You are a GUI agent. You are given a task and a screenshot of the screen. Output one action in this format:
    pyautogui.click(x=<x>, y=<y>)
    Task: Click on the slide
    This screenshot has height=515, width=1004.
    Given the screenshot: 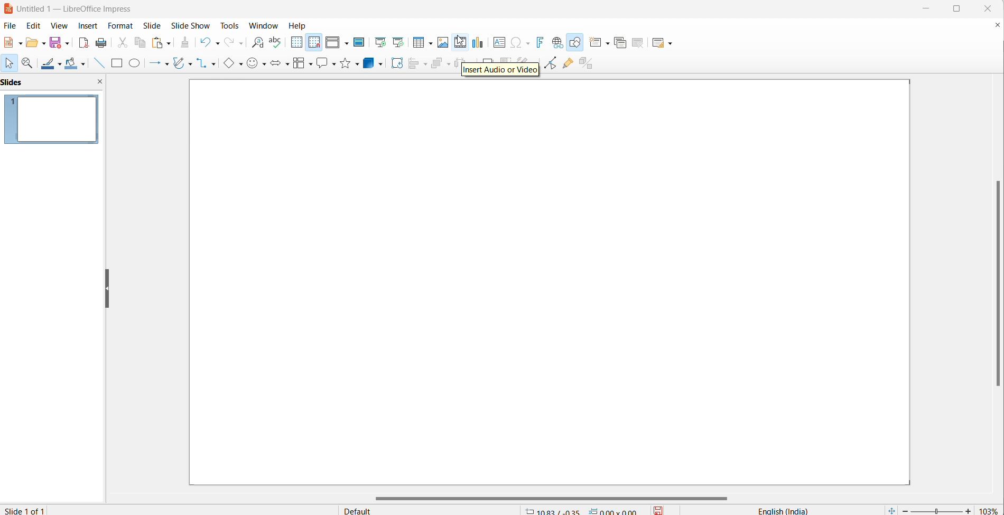 What is the action you would take?
    pyautogui.click(x=155, y=26)
    